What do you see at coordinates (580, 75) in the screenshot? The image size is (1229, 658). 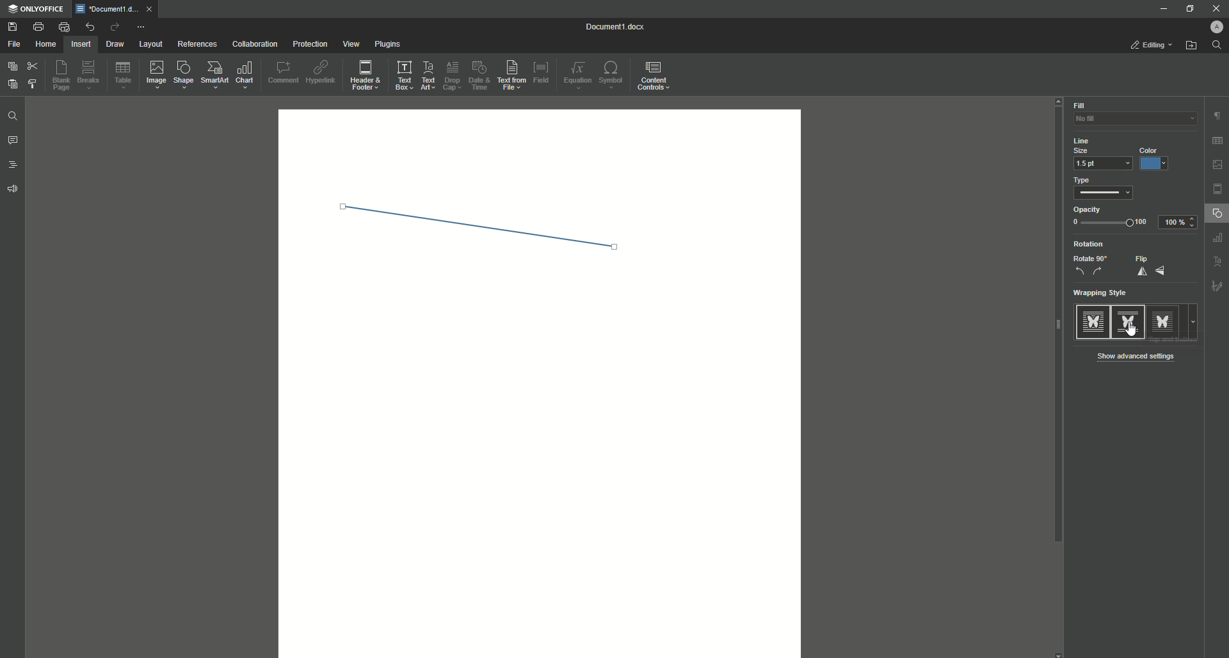 I see `Equation` at bounding box center [580, 75].